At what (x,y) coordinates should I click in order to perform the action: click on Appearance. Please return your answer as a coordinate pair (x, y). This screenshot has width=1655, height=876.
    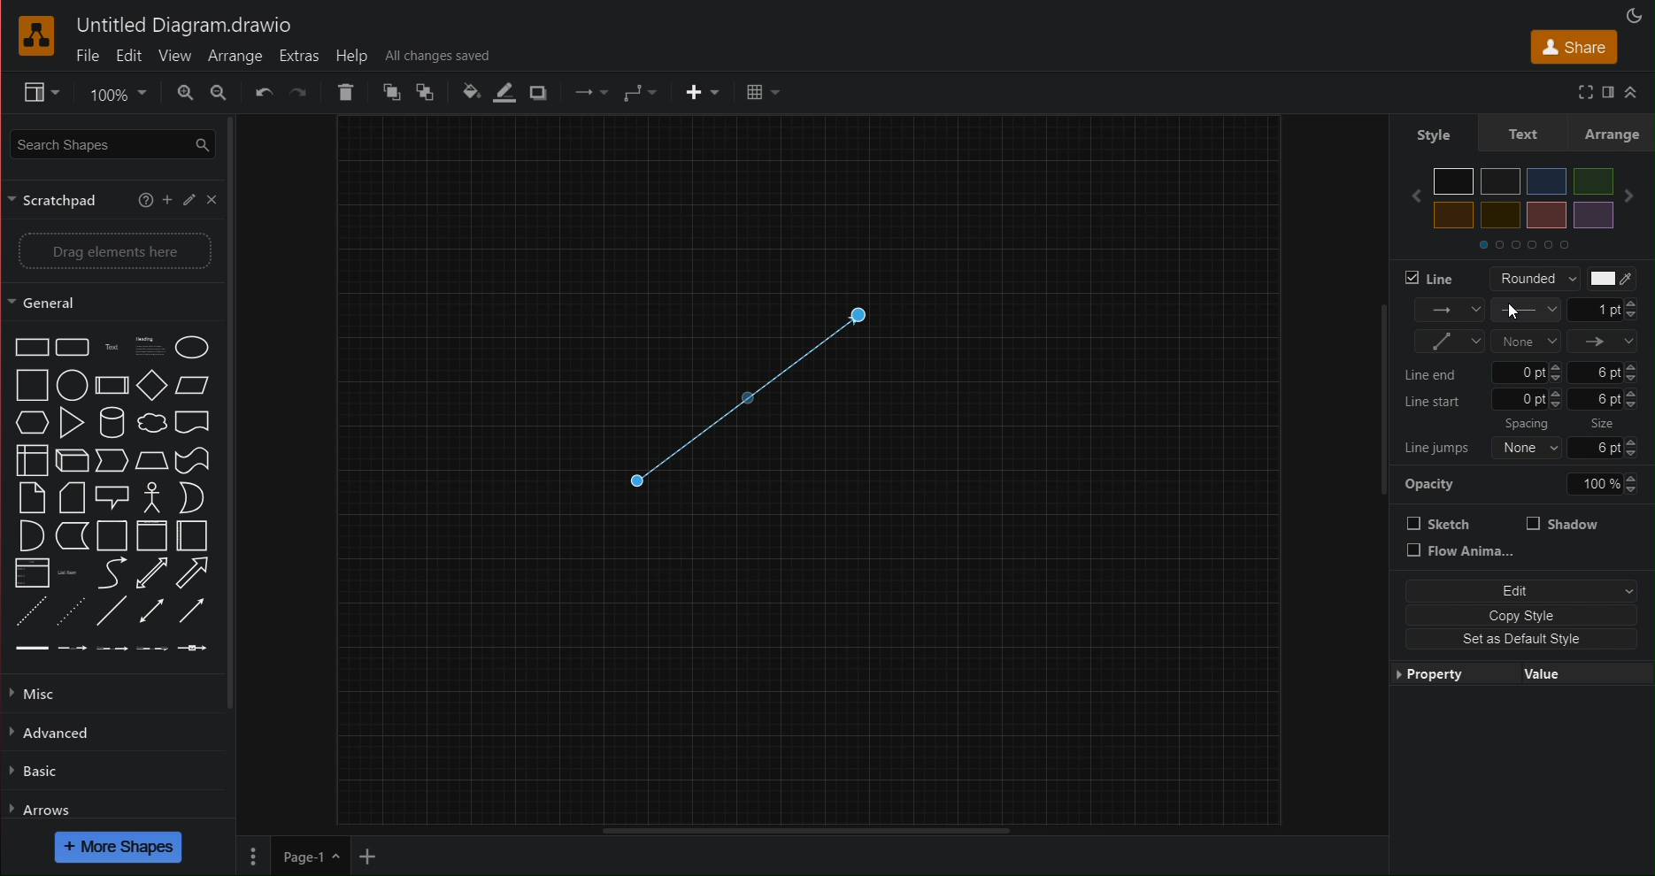
    Looking at the image, I should click on (1636, 14).